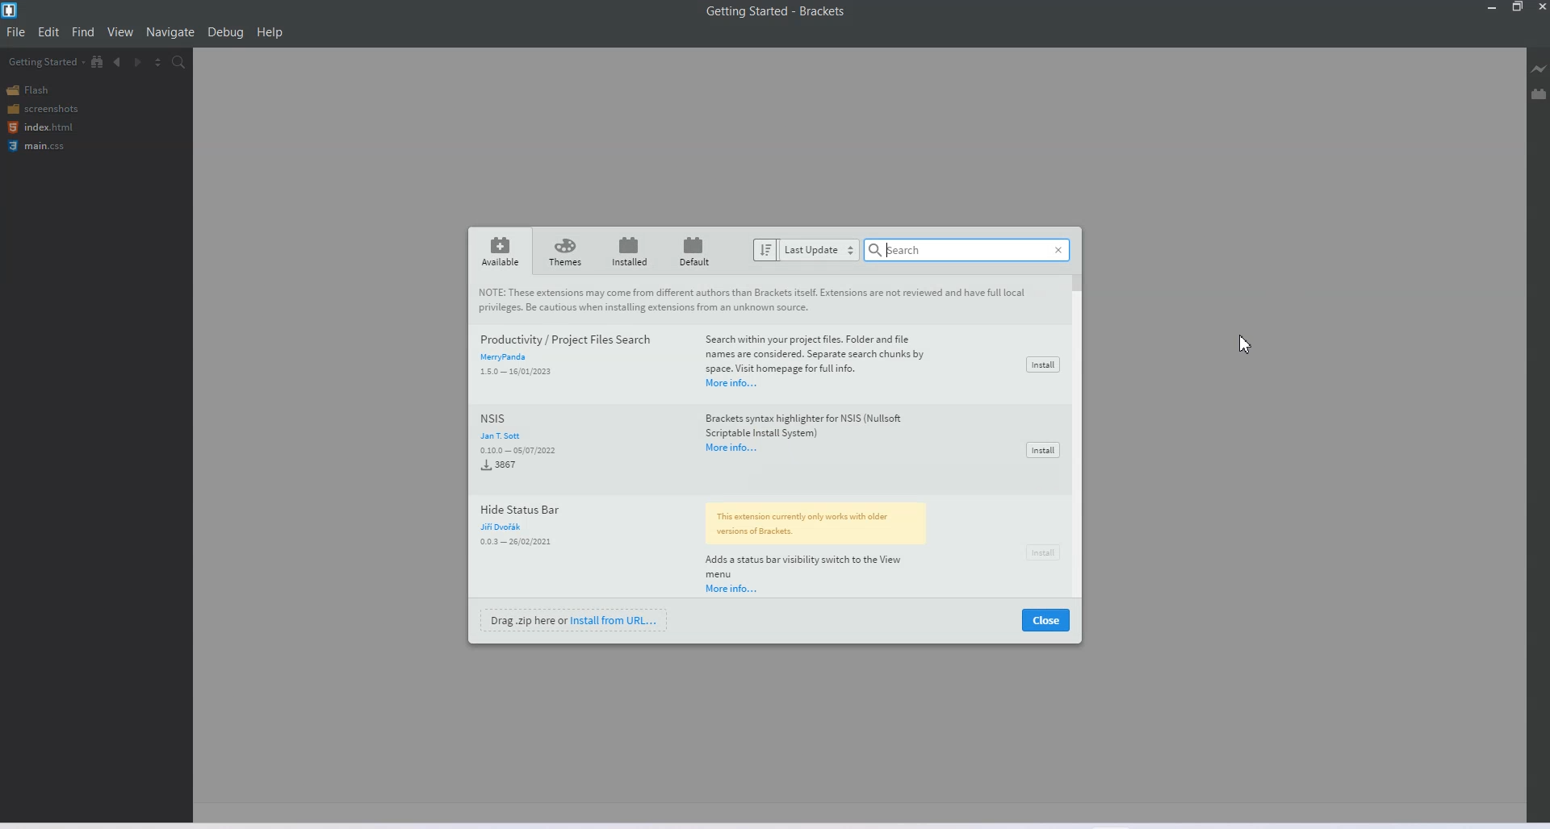  What do you see at coordinates (1042, 449) in the screenshot?
I see `install` at bounding box center [1042, 449].